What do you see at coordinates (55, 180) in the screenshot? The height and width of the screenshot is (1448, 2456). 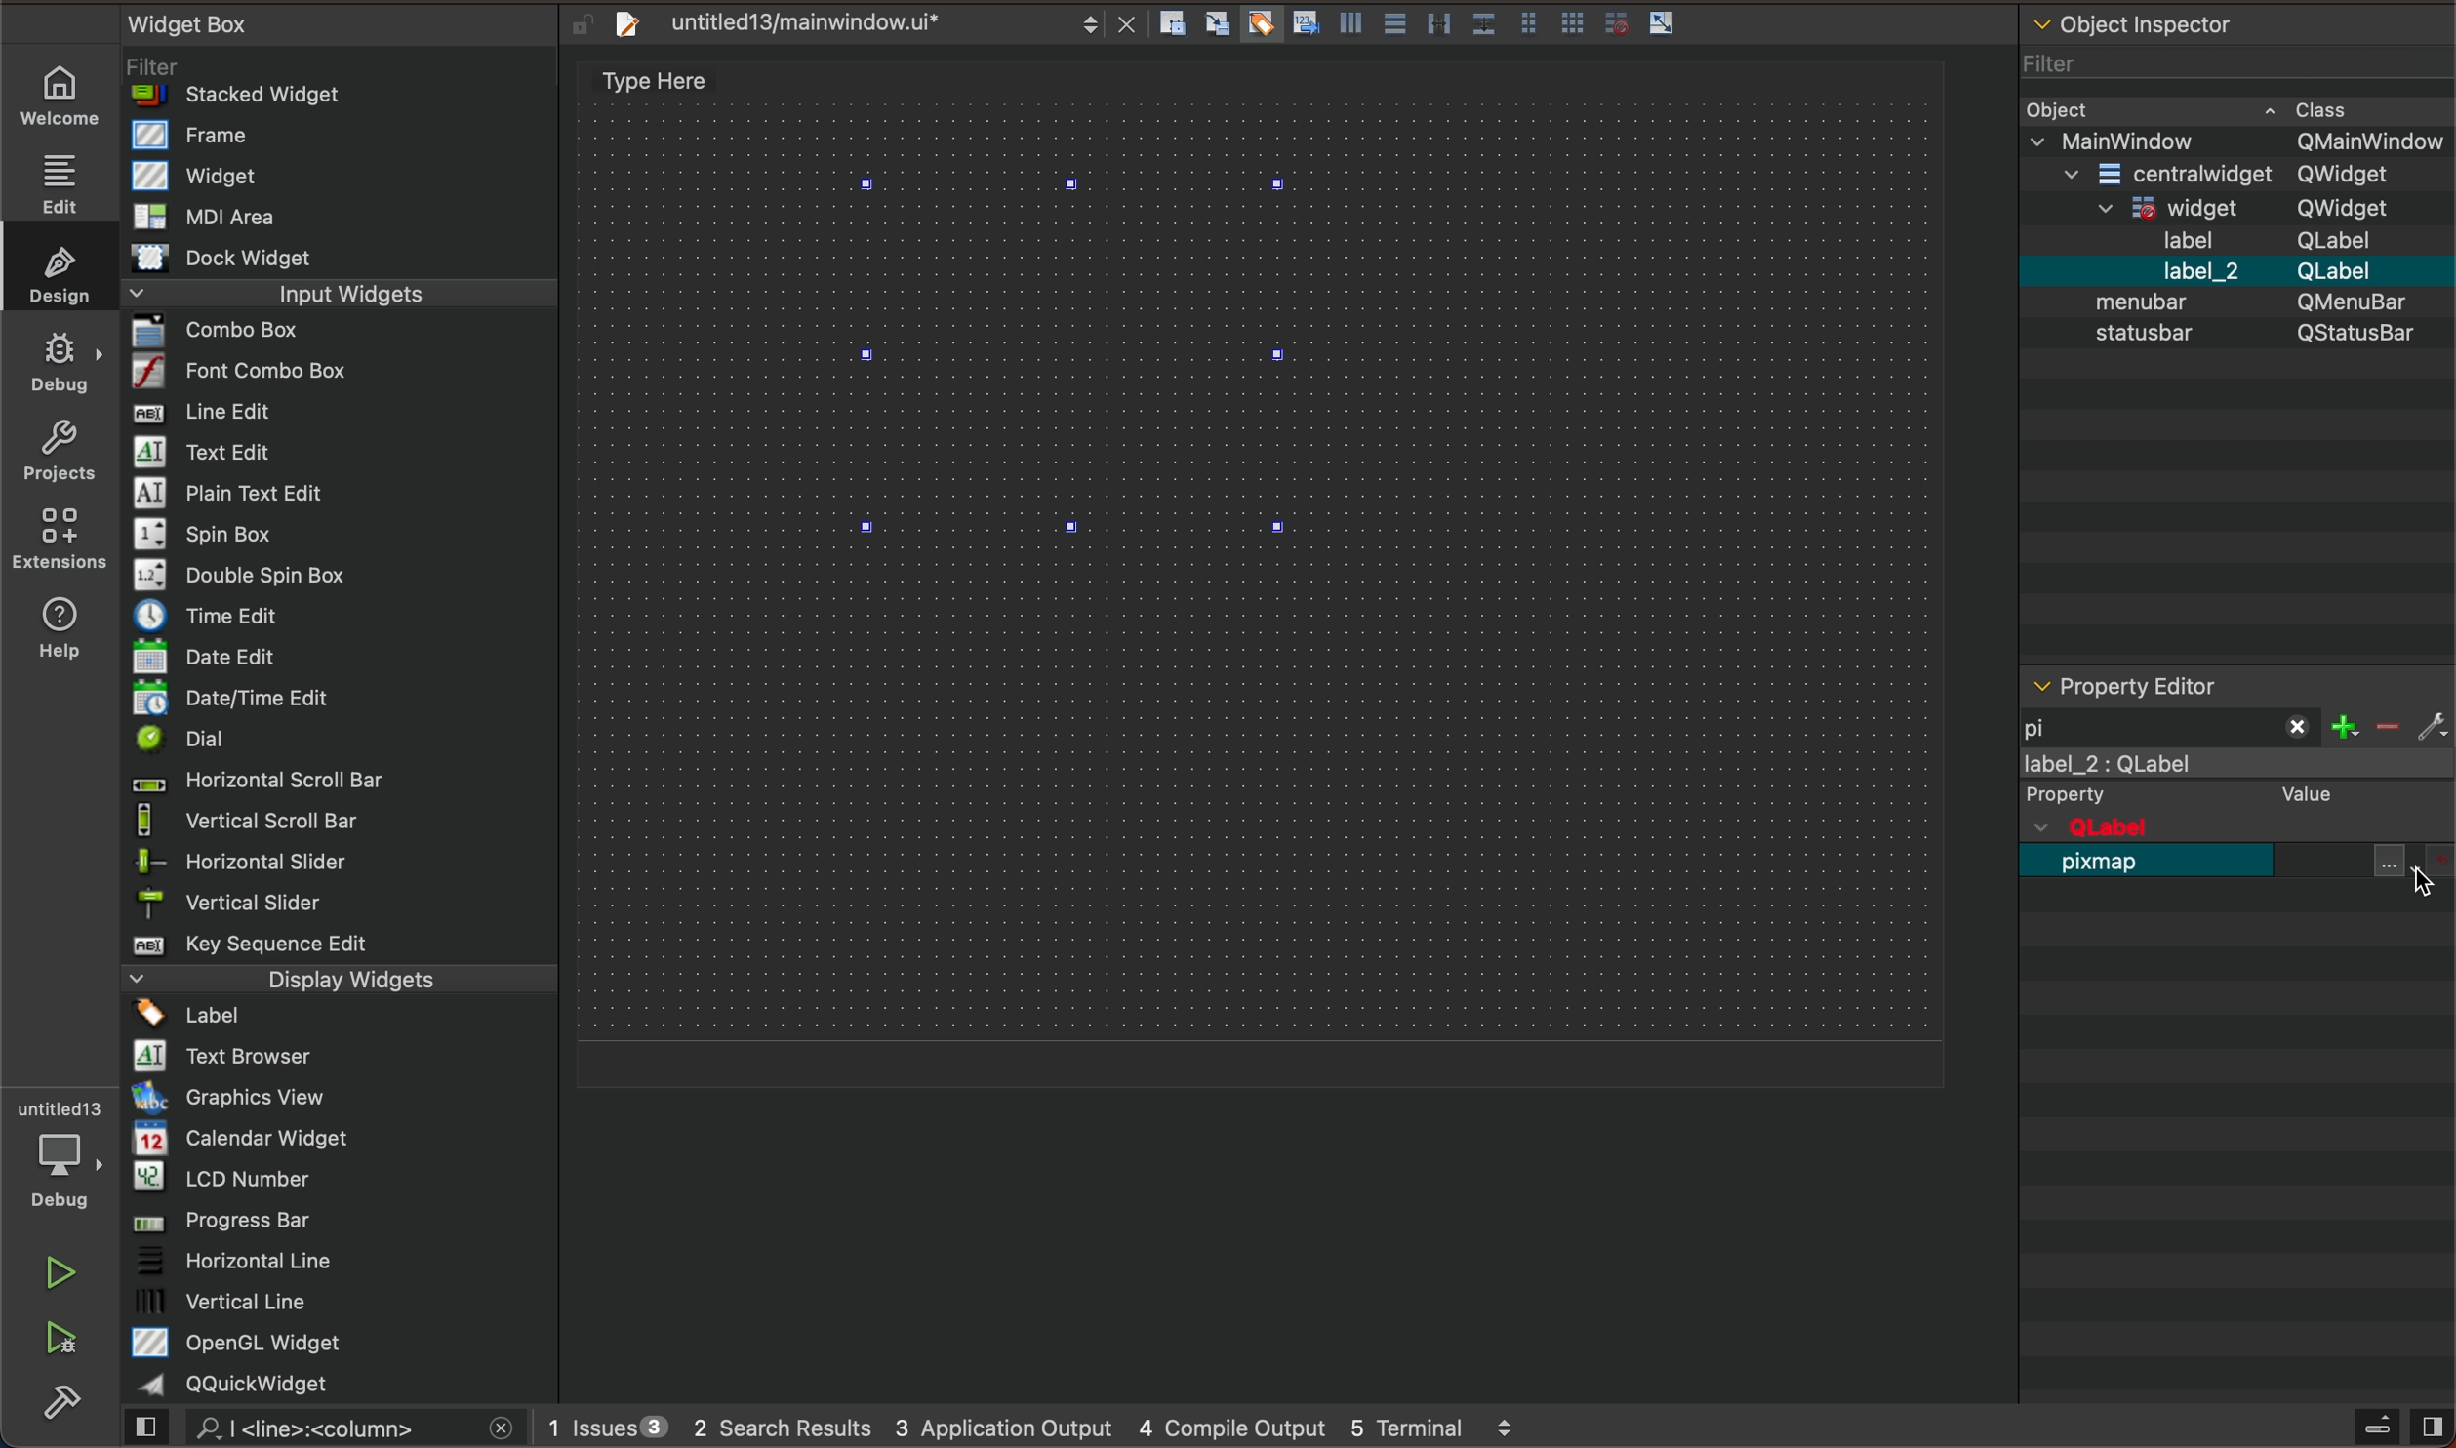 I see `edit` at bounding box center [55, 180].